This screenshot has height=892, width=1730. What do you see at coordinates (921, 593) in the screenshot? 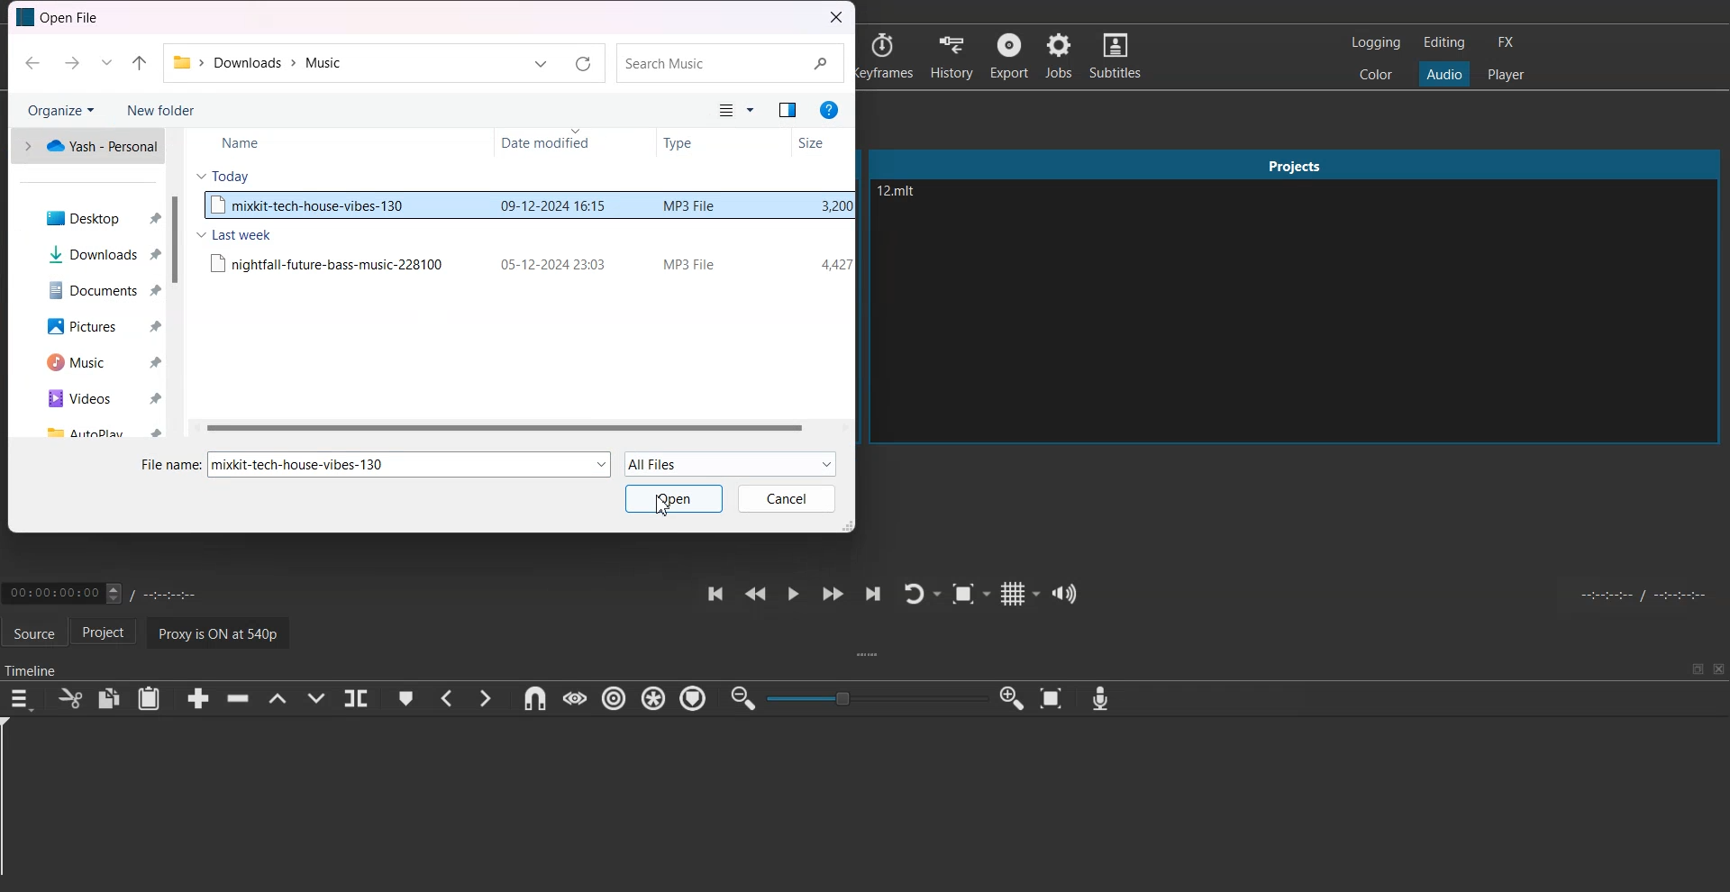
I see `Toggle player looping` at bounding box center [921, 593].